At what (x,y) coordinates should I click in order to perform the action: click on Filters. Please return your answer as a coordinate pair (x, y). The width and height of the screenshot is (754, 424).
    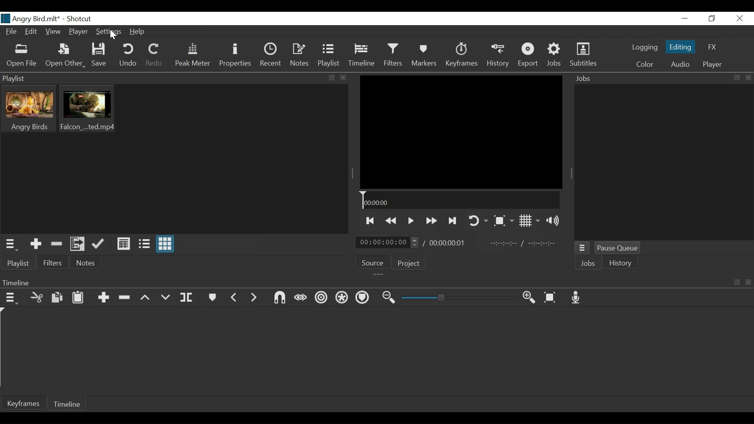
    Looking at the image, I should click on (395, 55).